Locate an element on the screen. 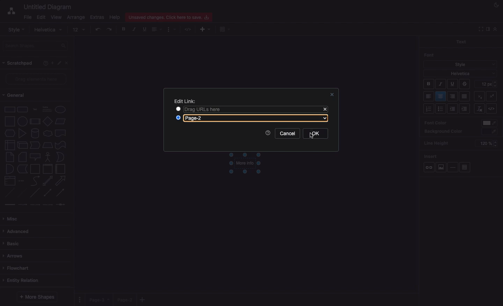 This screenshot has width=503, height=306. Flowchart is located at coordinates (19, 268).